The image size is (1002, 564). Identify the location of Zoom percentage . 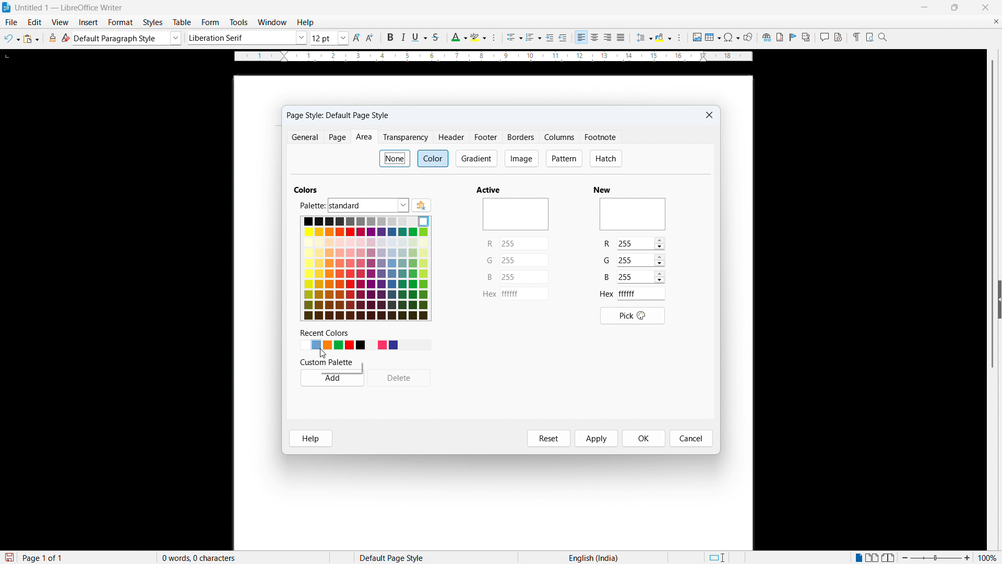
(989, 557).